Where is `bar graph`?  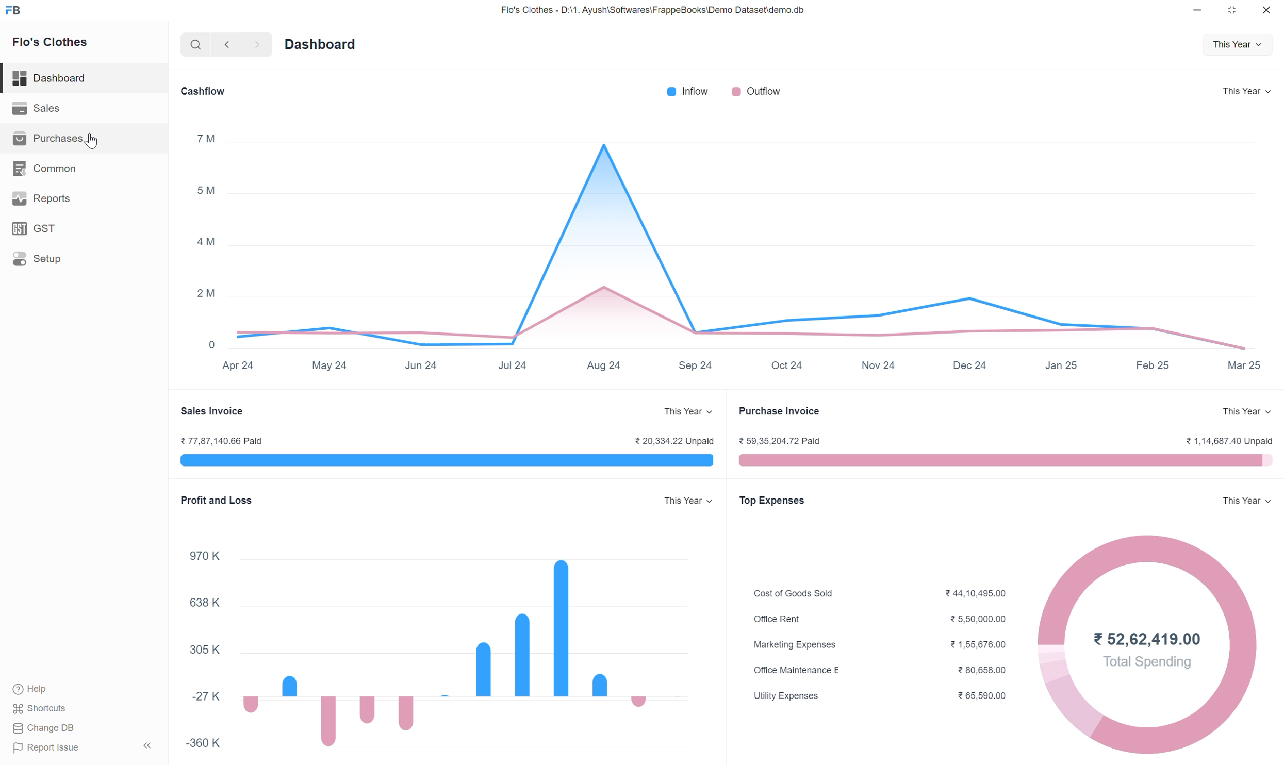
bar graph is located at coordinates (464, 647).